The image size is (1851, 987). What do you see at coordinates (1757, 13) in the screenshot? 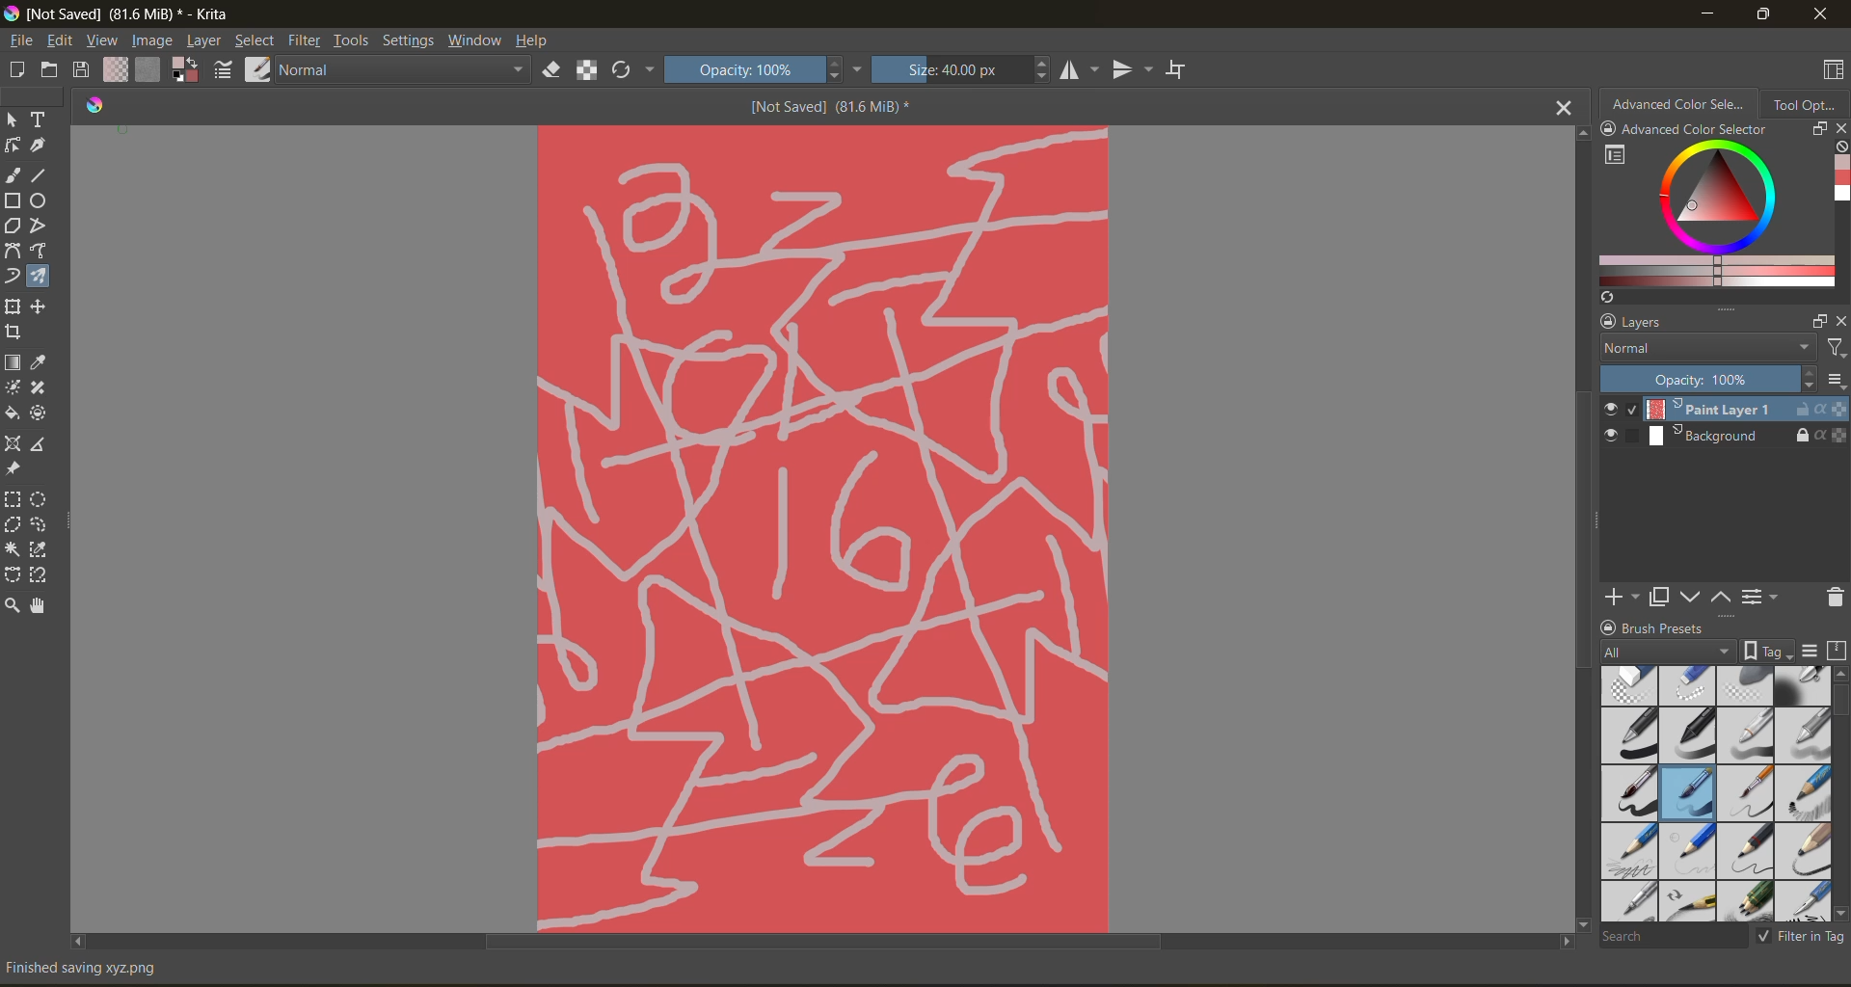
I see `maximize` at bounding box center [1757, 13].